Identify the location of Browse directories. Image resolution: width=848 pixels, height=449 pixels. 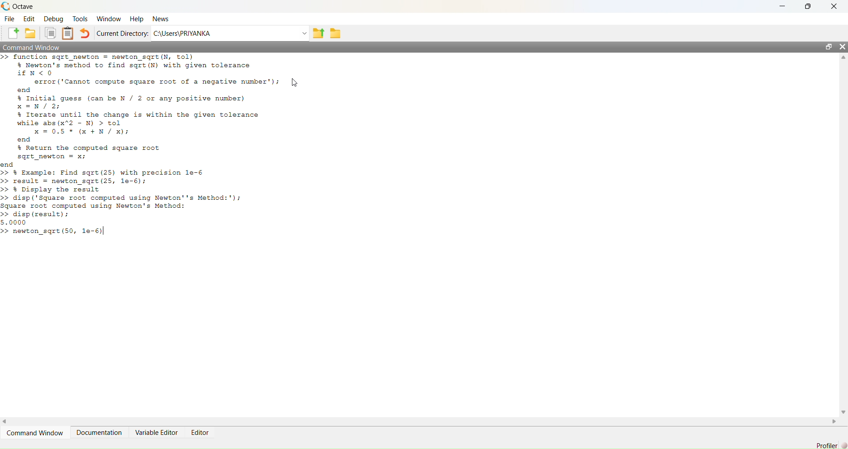
(336, 32).